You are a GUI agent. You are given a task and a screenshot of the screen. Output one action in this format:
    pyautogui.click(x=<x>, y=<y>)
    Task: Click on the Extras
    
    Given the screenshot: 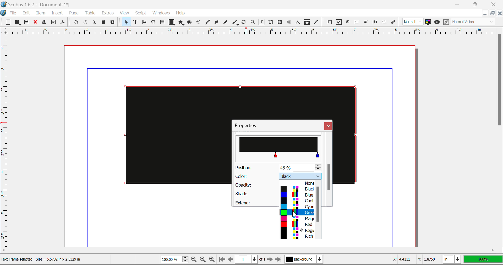 What is the action you would take?
    pyautogui.click(x=108, y=13)
    